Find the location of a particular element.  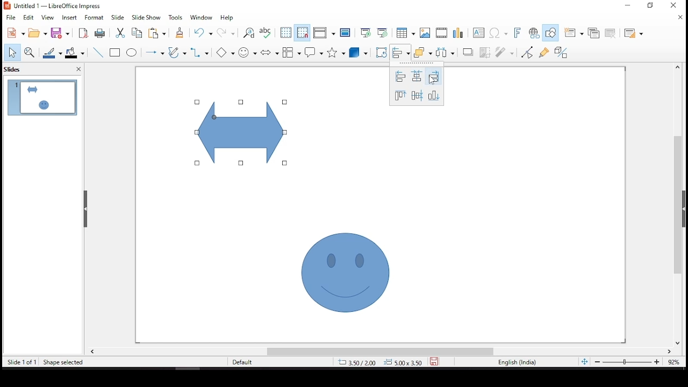

align right is located at coordinates (434, 77).